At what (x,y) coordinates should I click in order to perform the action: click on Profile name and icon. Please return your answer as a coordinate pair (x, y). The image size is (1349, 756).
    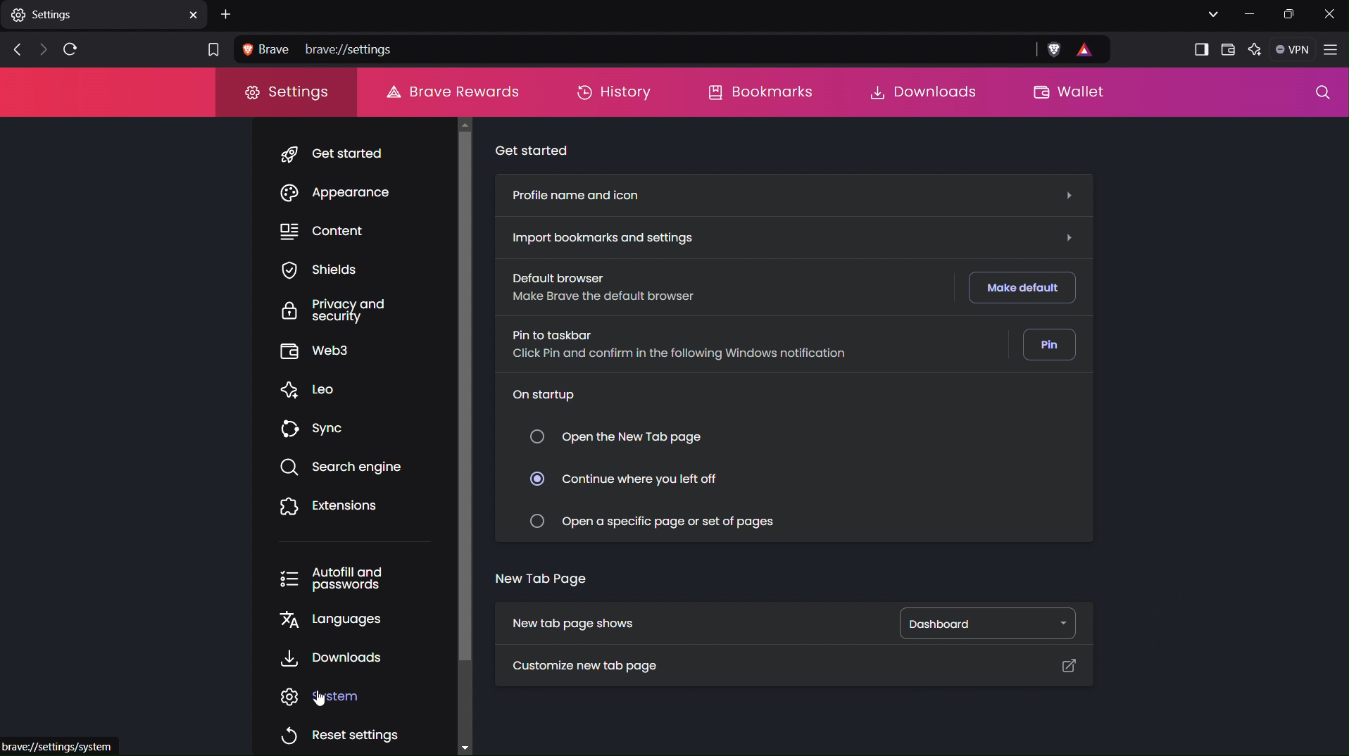
    Looking at the image, I should click on (578, 197).